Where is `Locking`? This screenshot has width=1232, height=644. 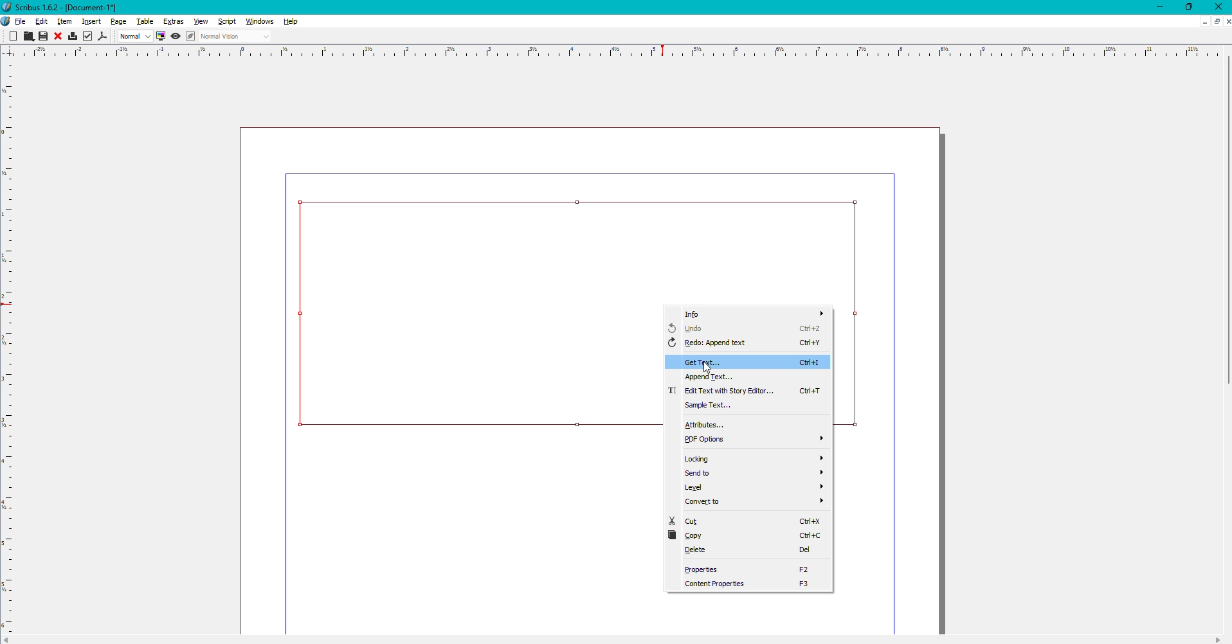
Locking is located at coordinates (752, 459).